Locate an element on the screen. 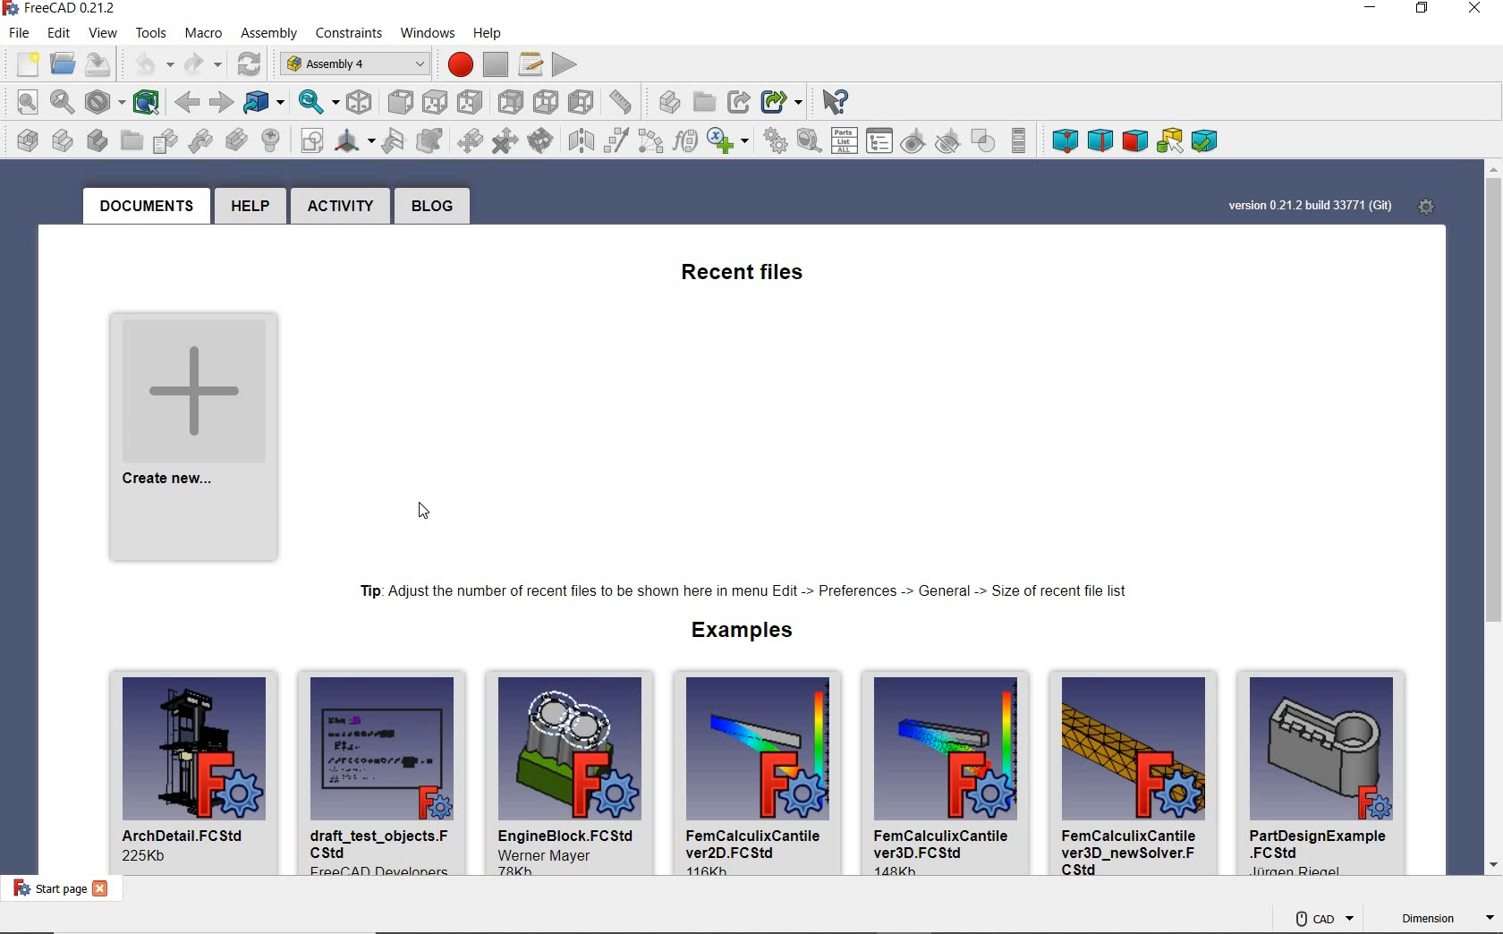 The height and width of the screenshot is (934, 1503). help is located at coordinates (489, 34).